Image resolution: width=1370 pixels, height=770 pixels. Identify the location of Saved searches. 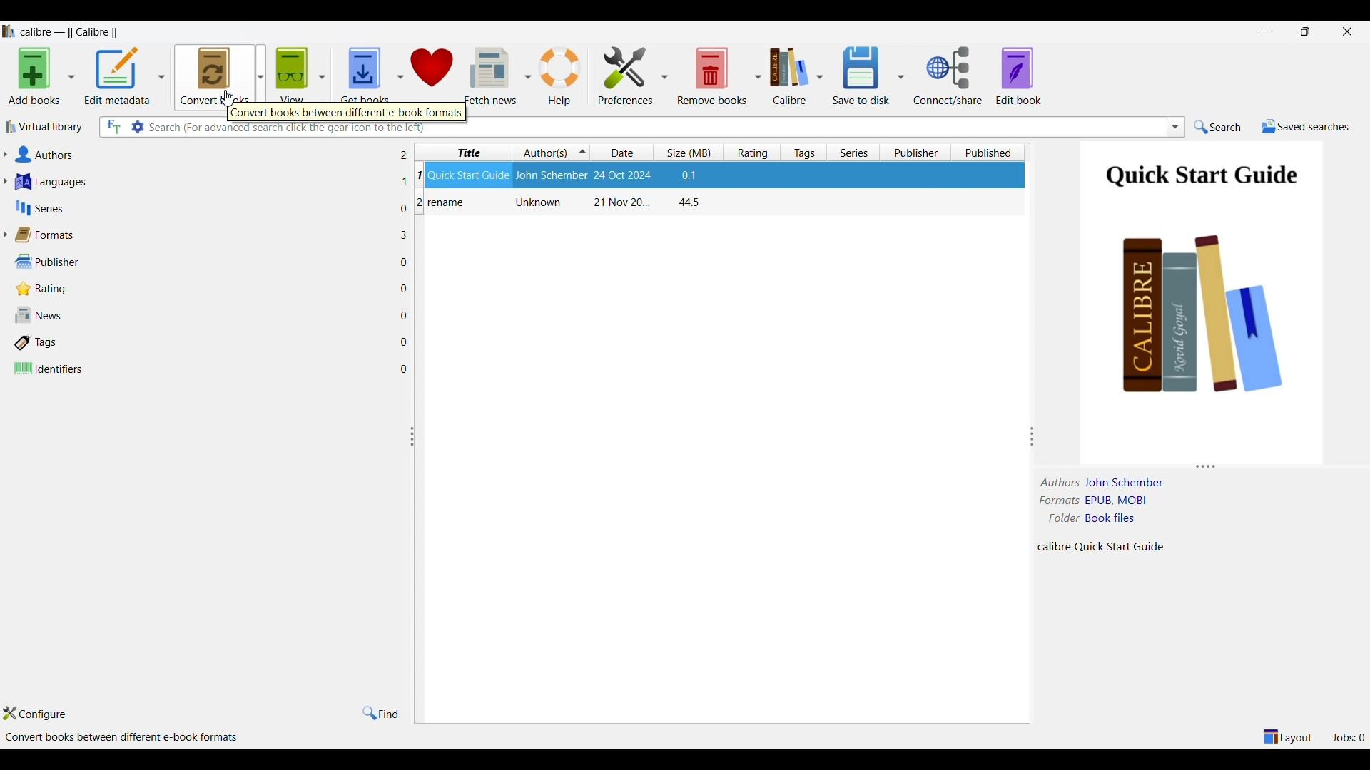
(1306, 127).